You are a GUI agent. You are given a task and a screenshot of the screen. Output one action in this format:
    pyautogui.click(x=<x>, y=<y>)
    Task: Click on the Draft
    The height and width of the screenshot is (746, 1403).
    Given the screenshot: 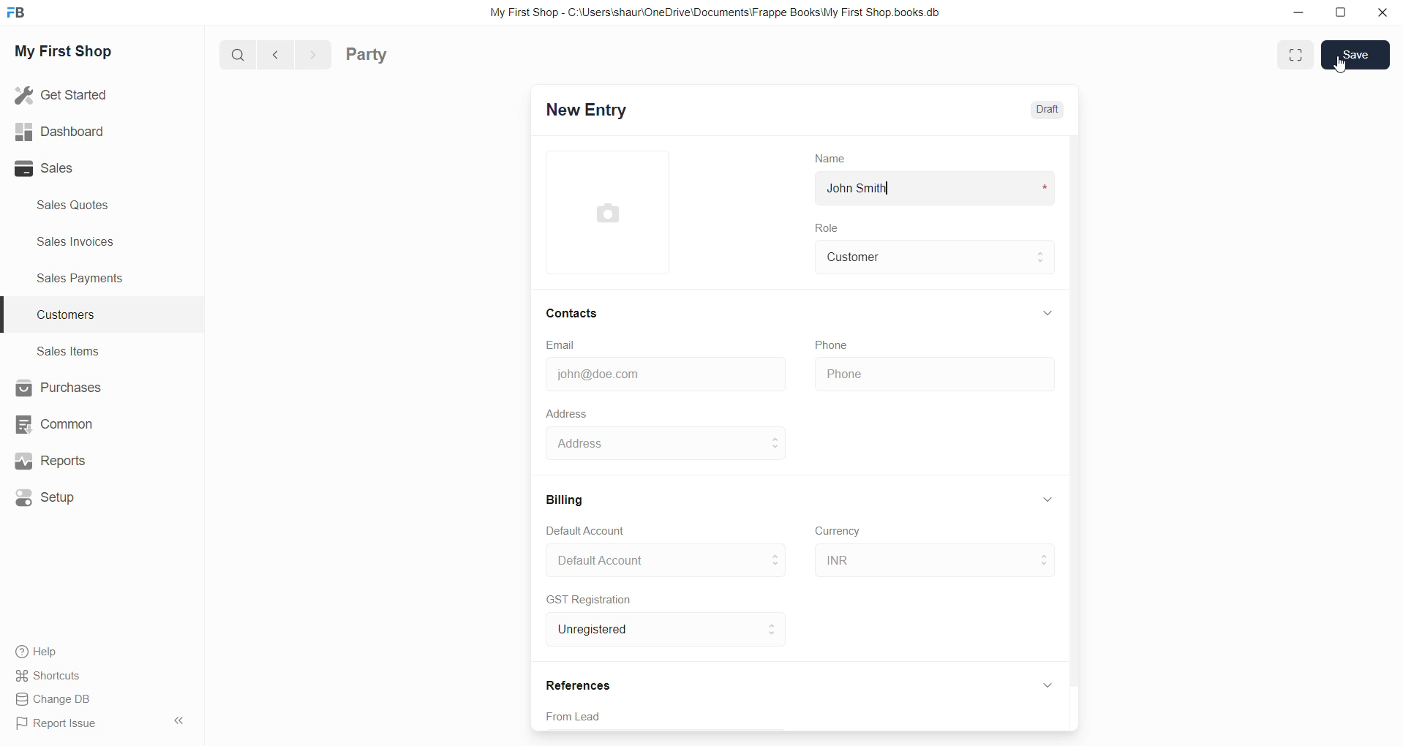 What is the action you would take?
    pyautogui.click(x=1052, y=110)
    